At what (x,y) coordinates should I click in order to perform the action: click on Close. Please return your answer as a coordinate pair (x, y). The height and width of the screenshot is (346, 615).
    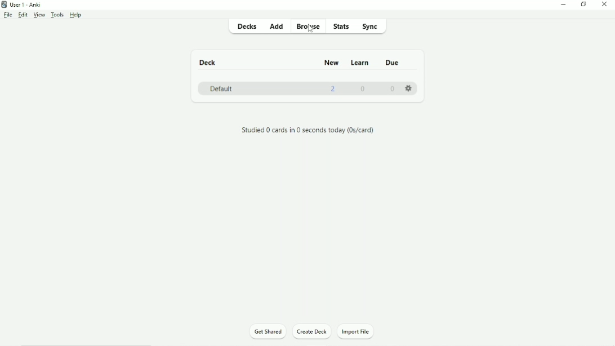
    Looking at the image, I should click on (605, 5).